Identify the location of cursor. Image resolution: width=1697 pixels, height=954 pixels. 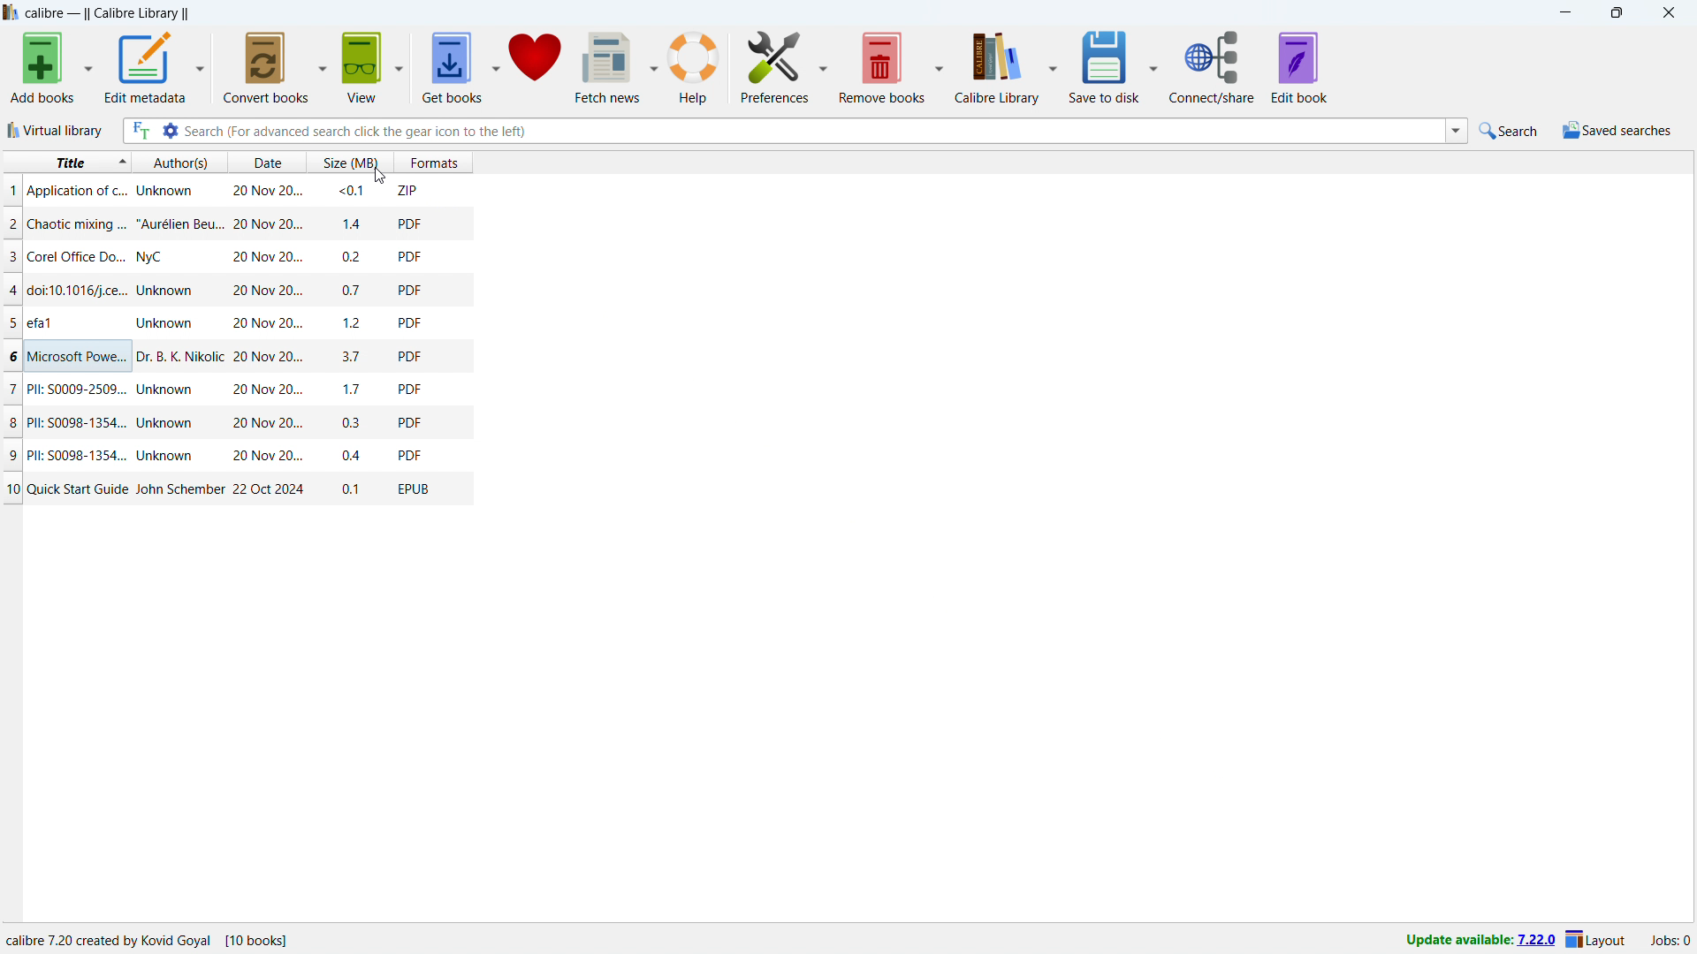
(365, 175).